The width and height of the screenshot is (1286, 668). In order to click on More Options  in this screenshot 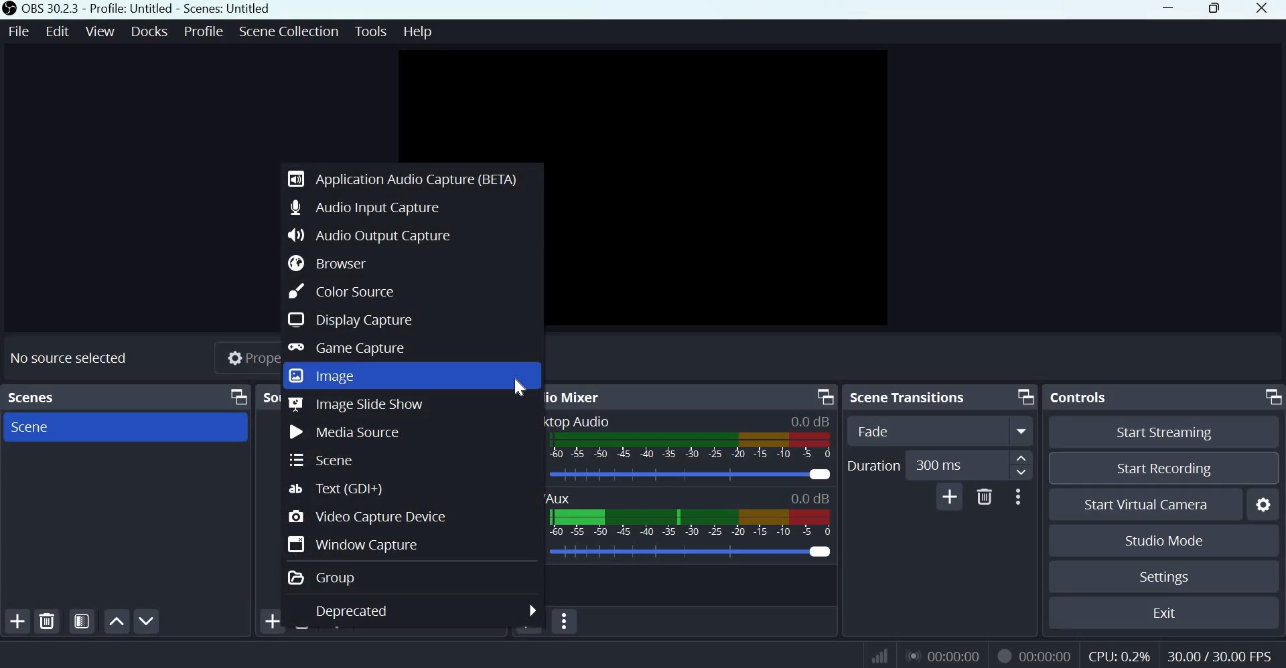, I will do `click(1017, 496)`.